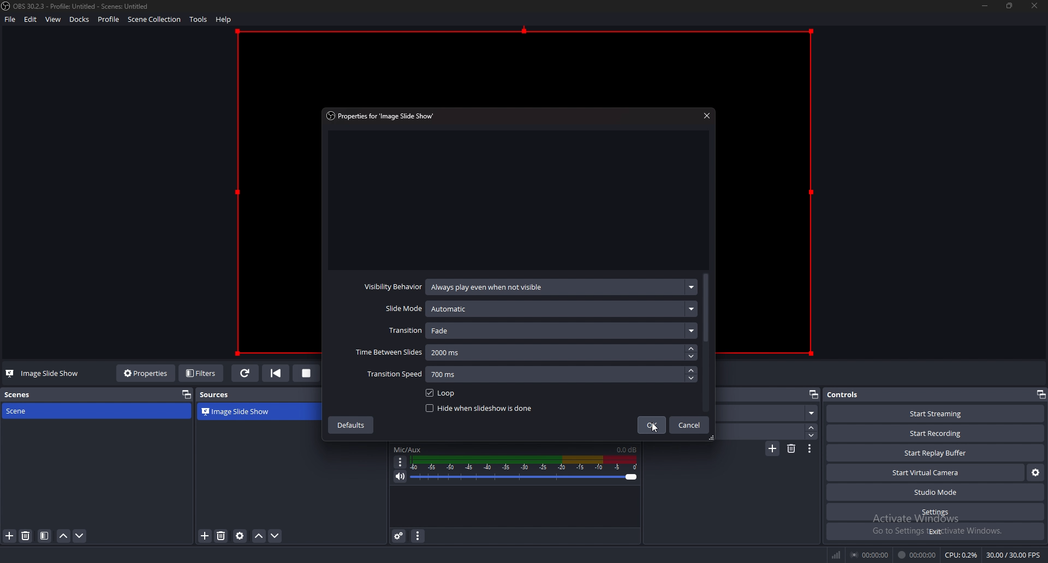  I want to click on source properties, so click(240, 536).